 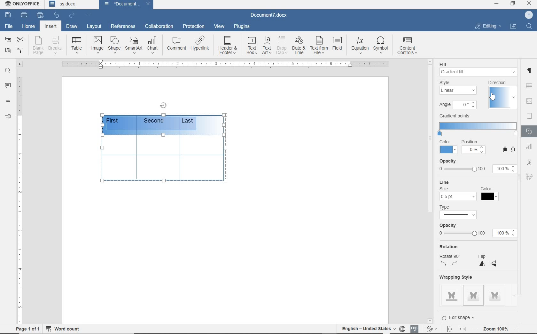 What do you see at coordinates (20, 40) in the screenshot?
I see `cut` at bounding box center [20, 40].